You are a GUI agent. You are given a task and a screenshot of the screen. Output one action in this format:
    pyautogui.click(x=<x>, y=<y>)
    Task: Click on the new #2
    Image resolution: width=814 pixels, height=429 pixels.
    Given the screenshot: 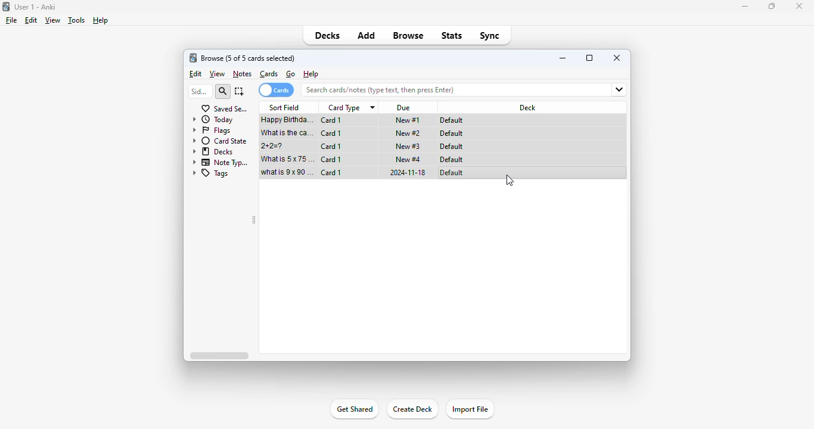 What is the action you would take?
    pyautogui.click(x=408, y=133)
    